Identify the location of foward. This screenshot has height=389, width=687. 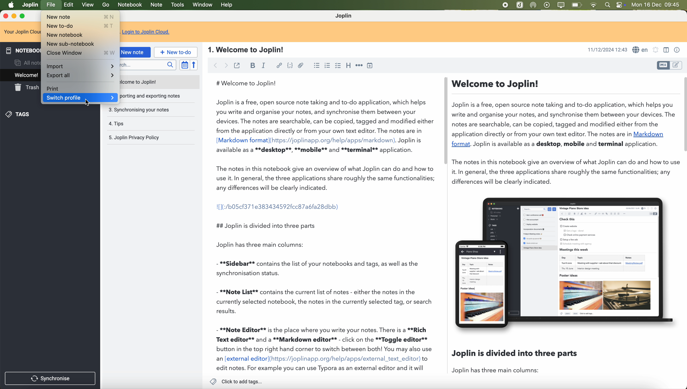
(227, 66).